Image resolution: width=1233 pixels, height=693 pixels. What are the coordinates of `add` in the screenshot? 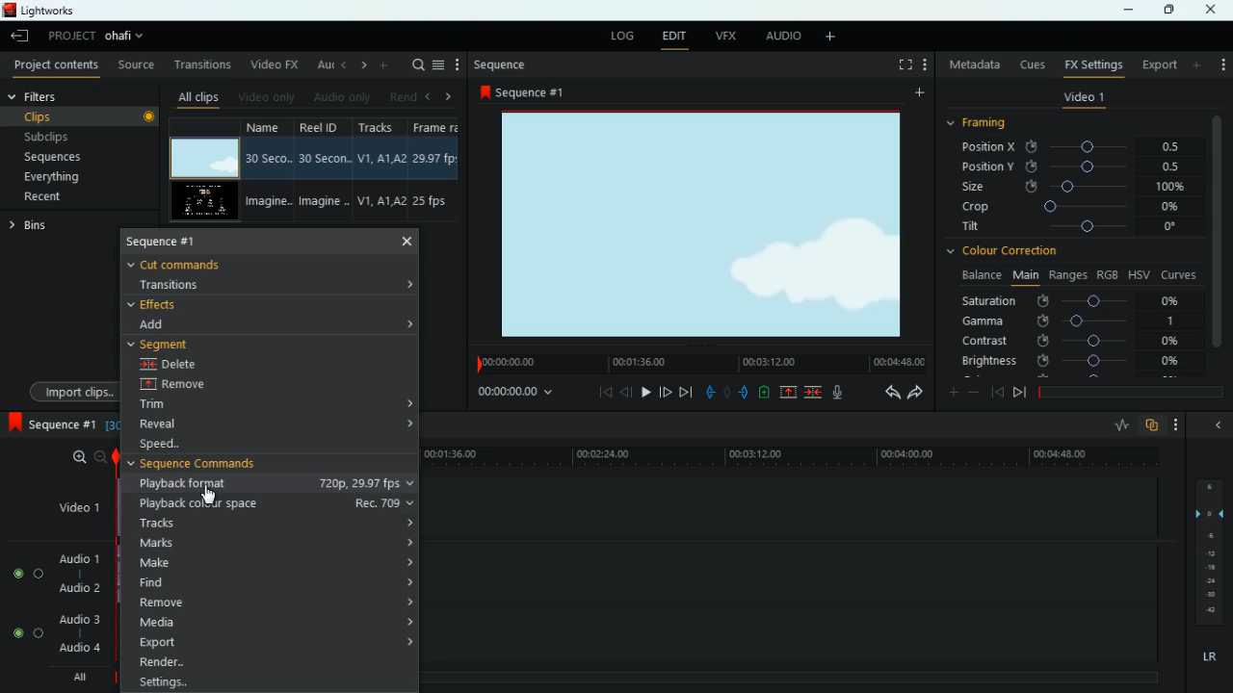 It's located at (1199, 64).